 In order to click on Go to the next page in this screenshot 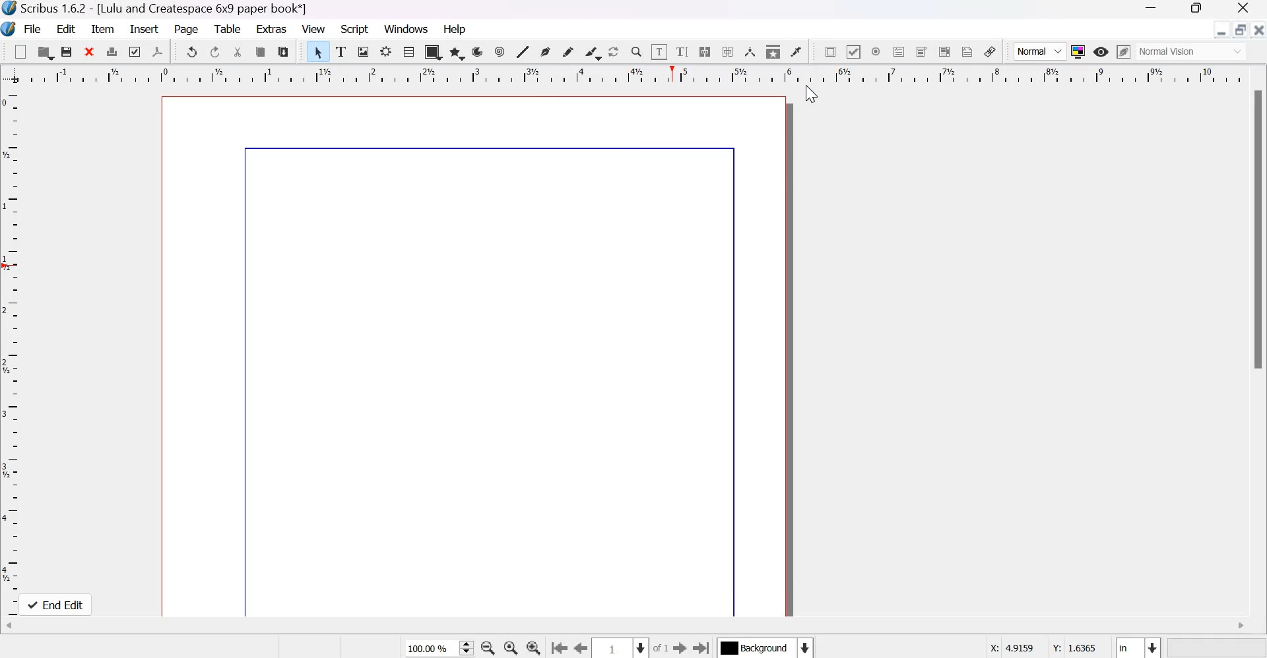, I will do `click(680, 647)`.